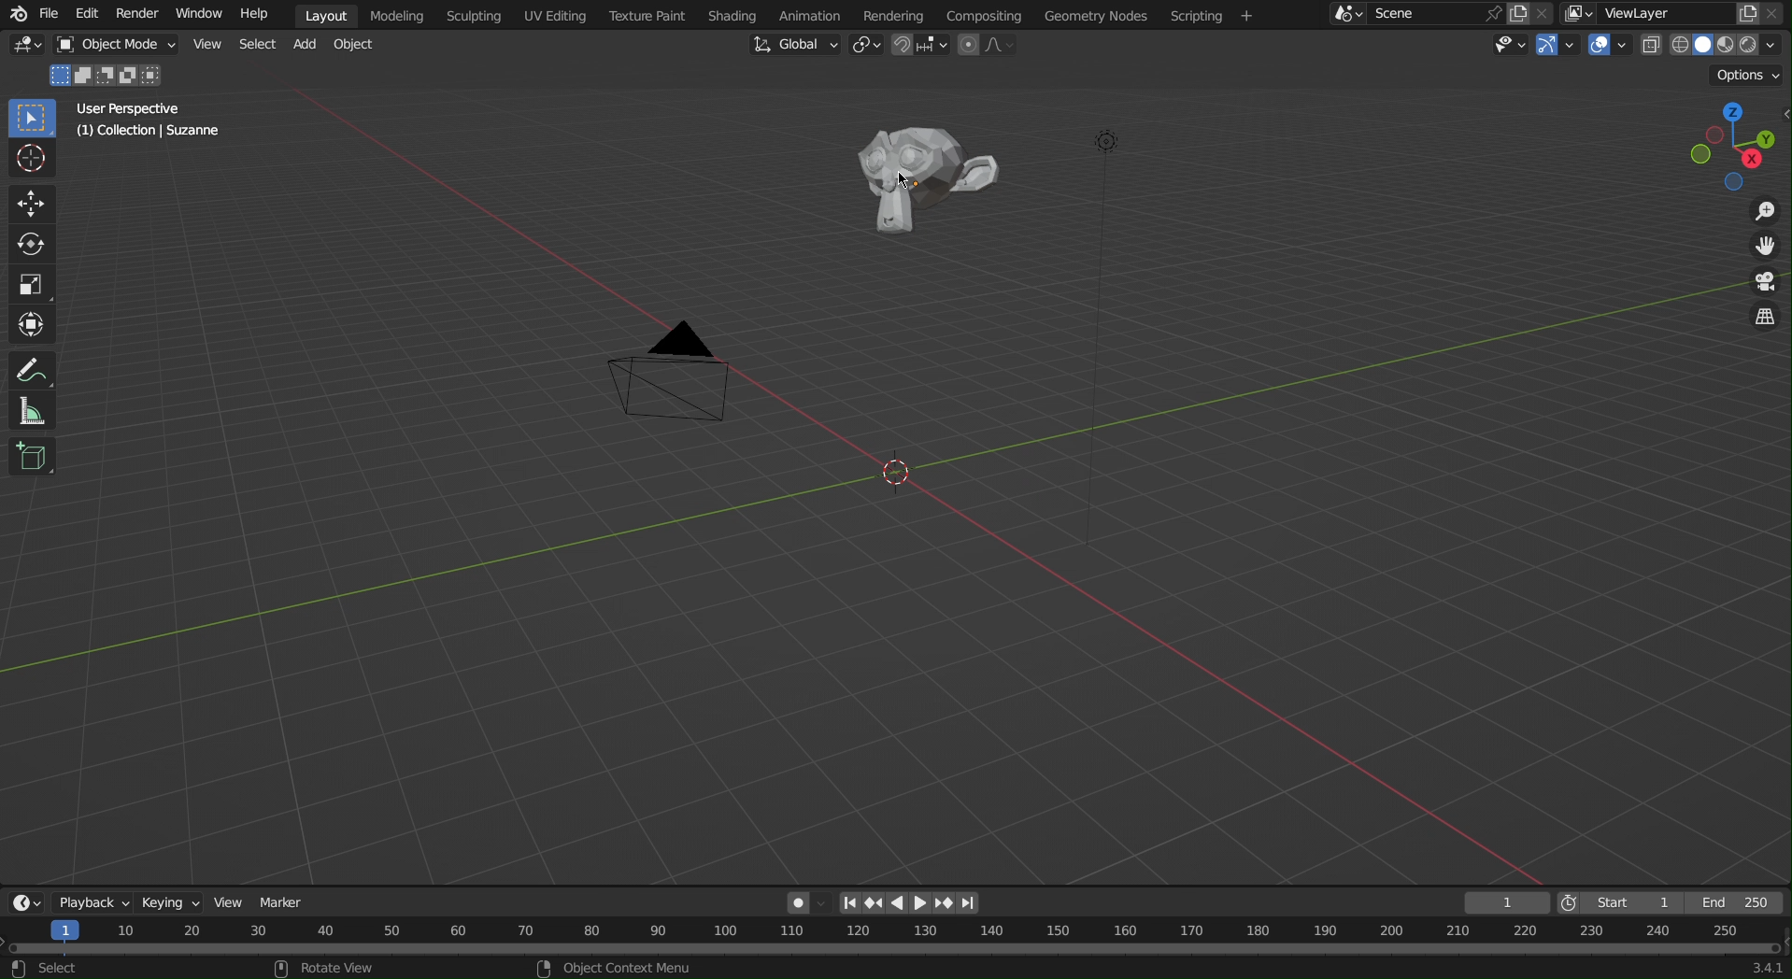 The height and width of the screenshot is (979, 1792). Describe the element at coordinates (172, 904) in the screenshot. I see `Keying` at that location.